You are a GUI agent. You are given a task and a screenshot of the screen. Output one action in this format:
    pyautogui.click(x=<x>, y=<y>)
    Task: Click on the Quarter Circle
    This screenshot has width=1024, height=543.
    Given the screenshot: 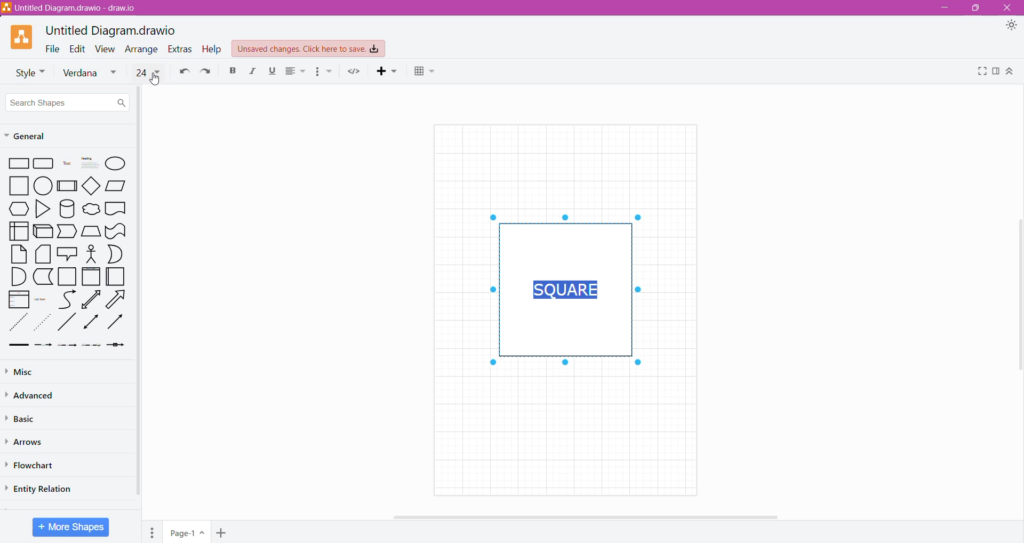 What is the action you would take?
    pyautogui.click(x=15, y=277)
    